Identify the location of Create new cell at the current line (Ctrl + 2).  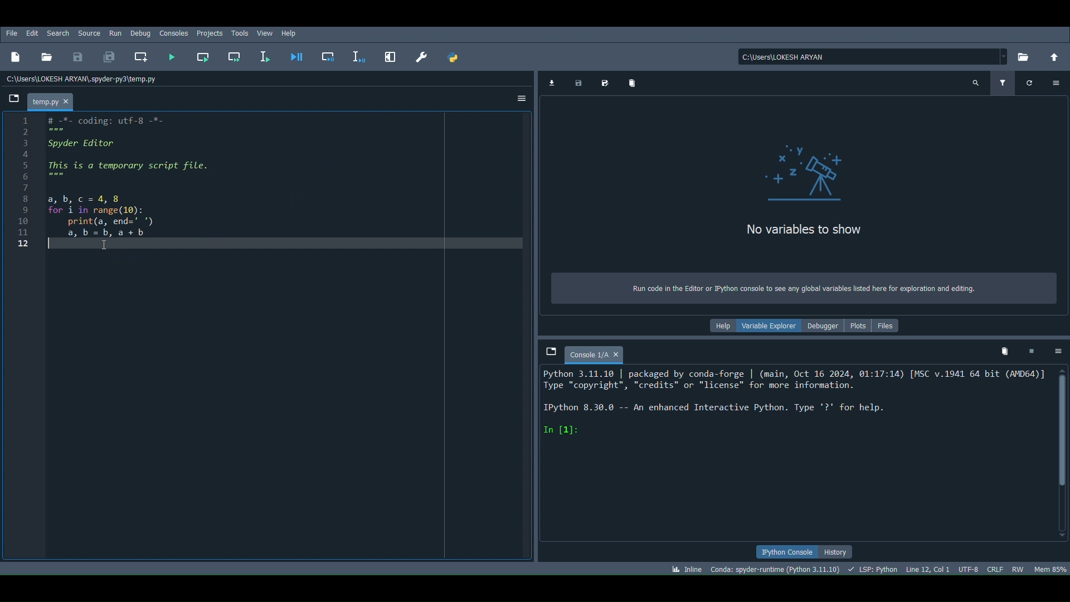
(142, 57).